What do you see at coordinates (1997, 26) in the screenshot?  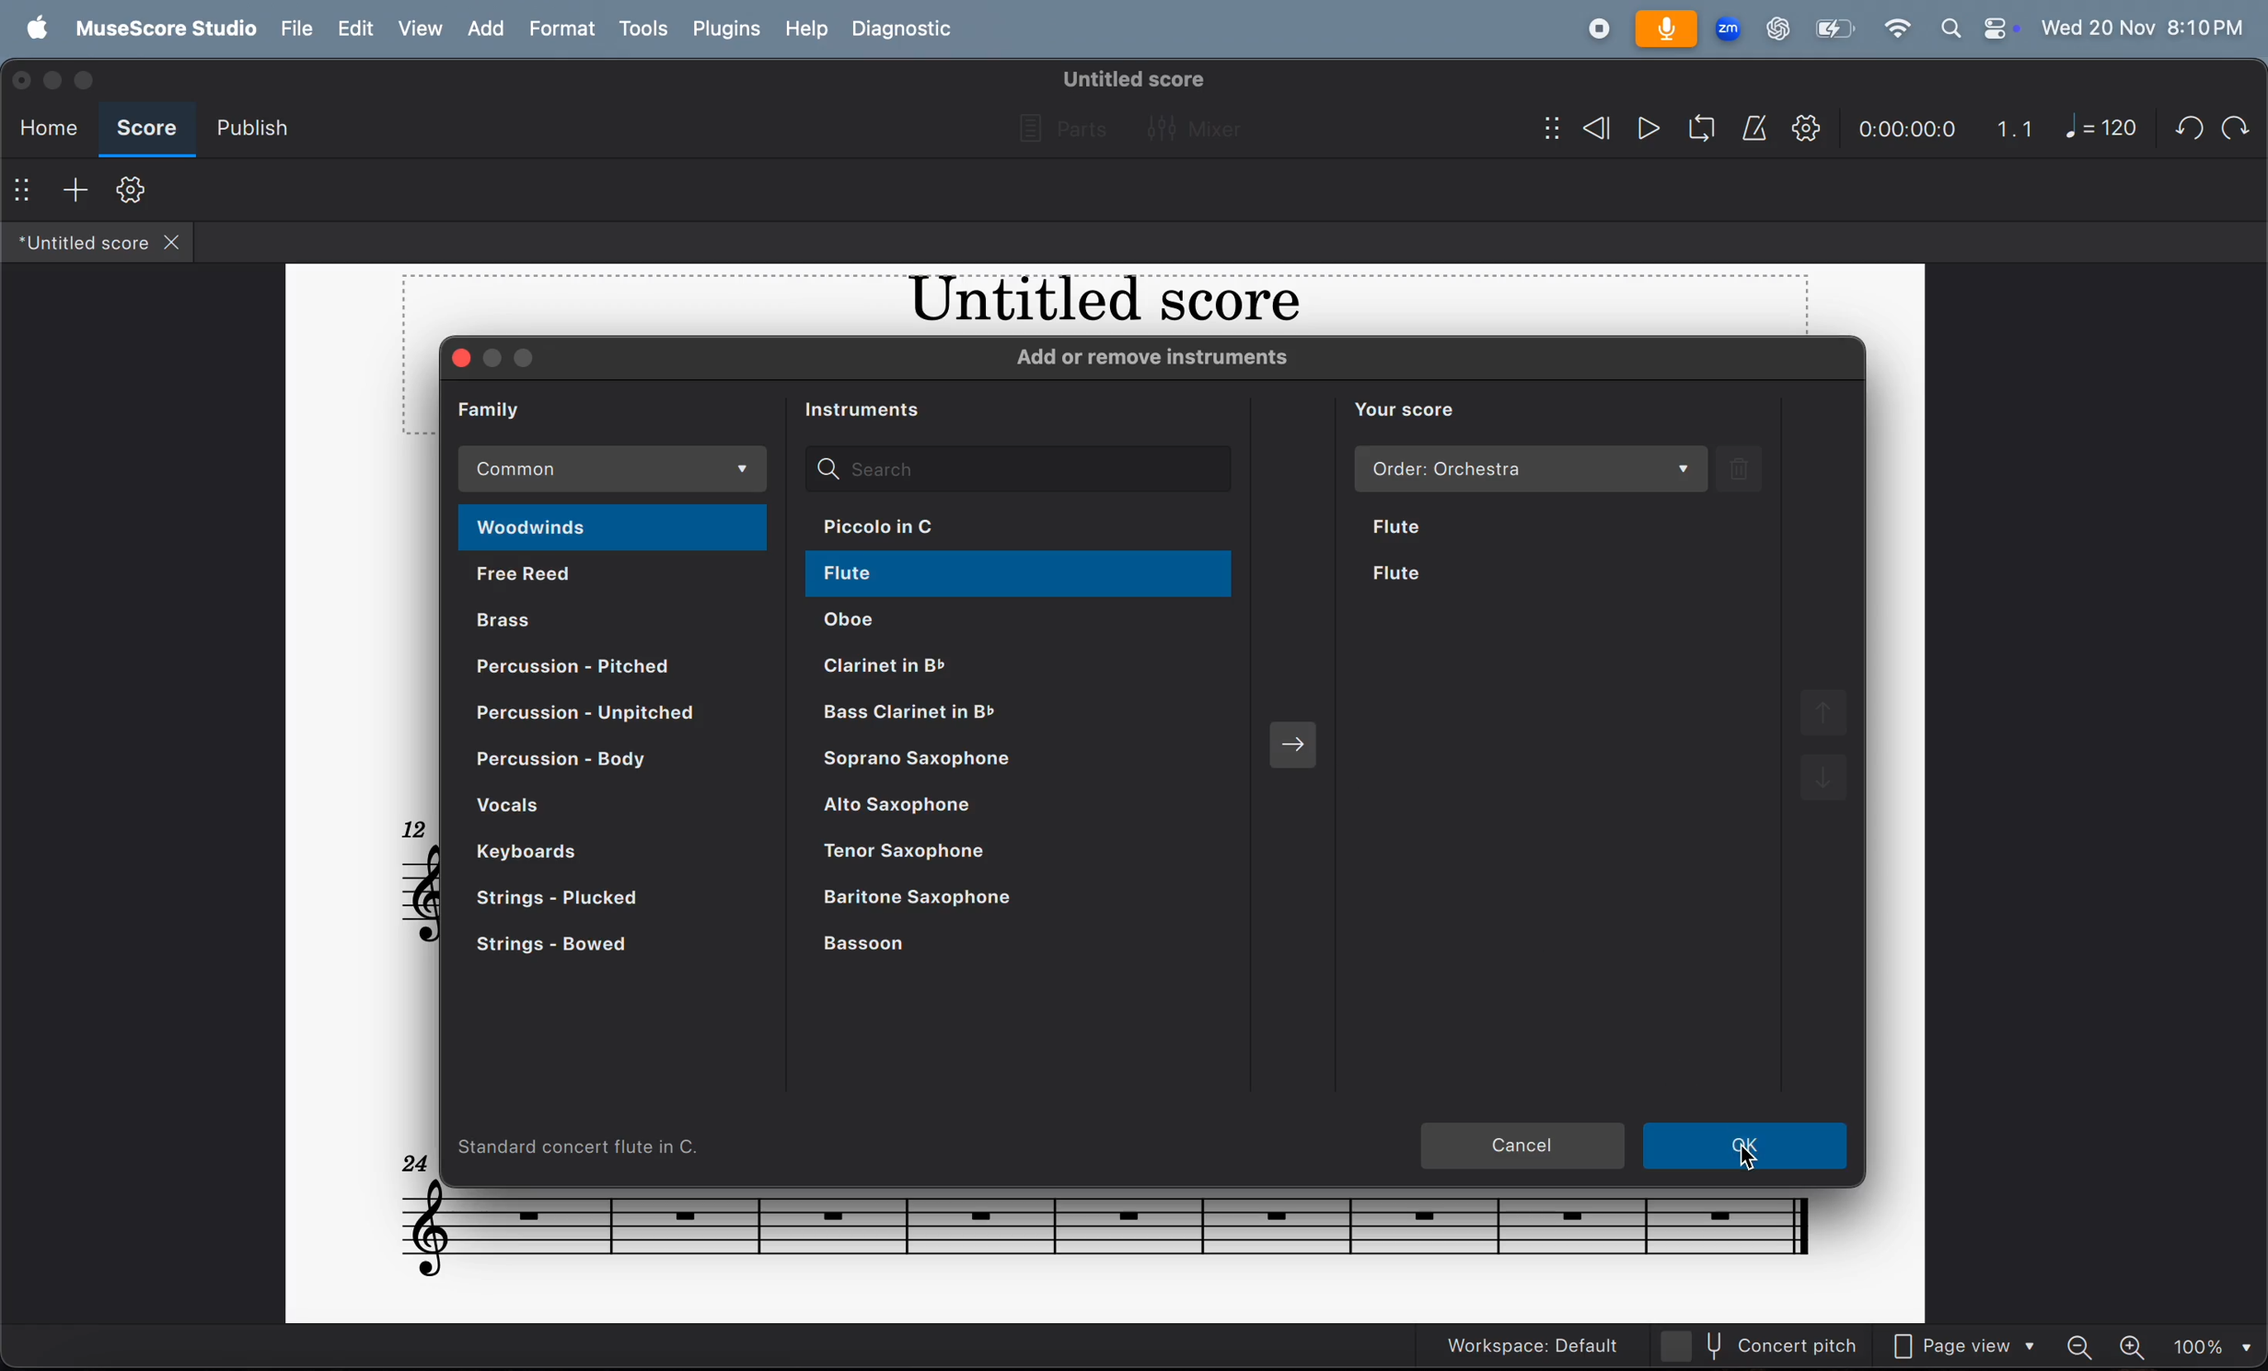 I see `control center` at bounding box center [1997, 26].